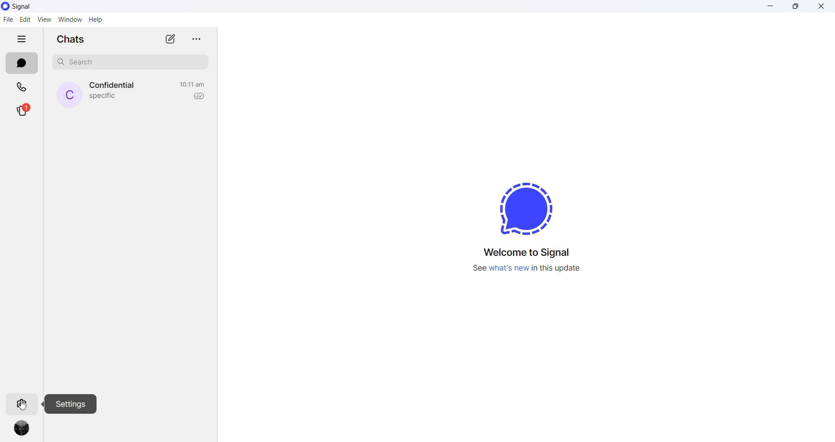 This screenshot has height=442, width=835. Describe the element at coordinates (197, 97) in the screenshot. I see `read recipient` at that location.